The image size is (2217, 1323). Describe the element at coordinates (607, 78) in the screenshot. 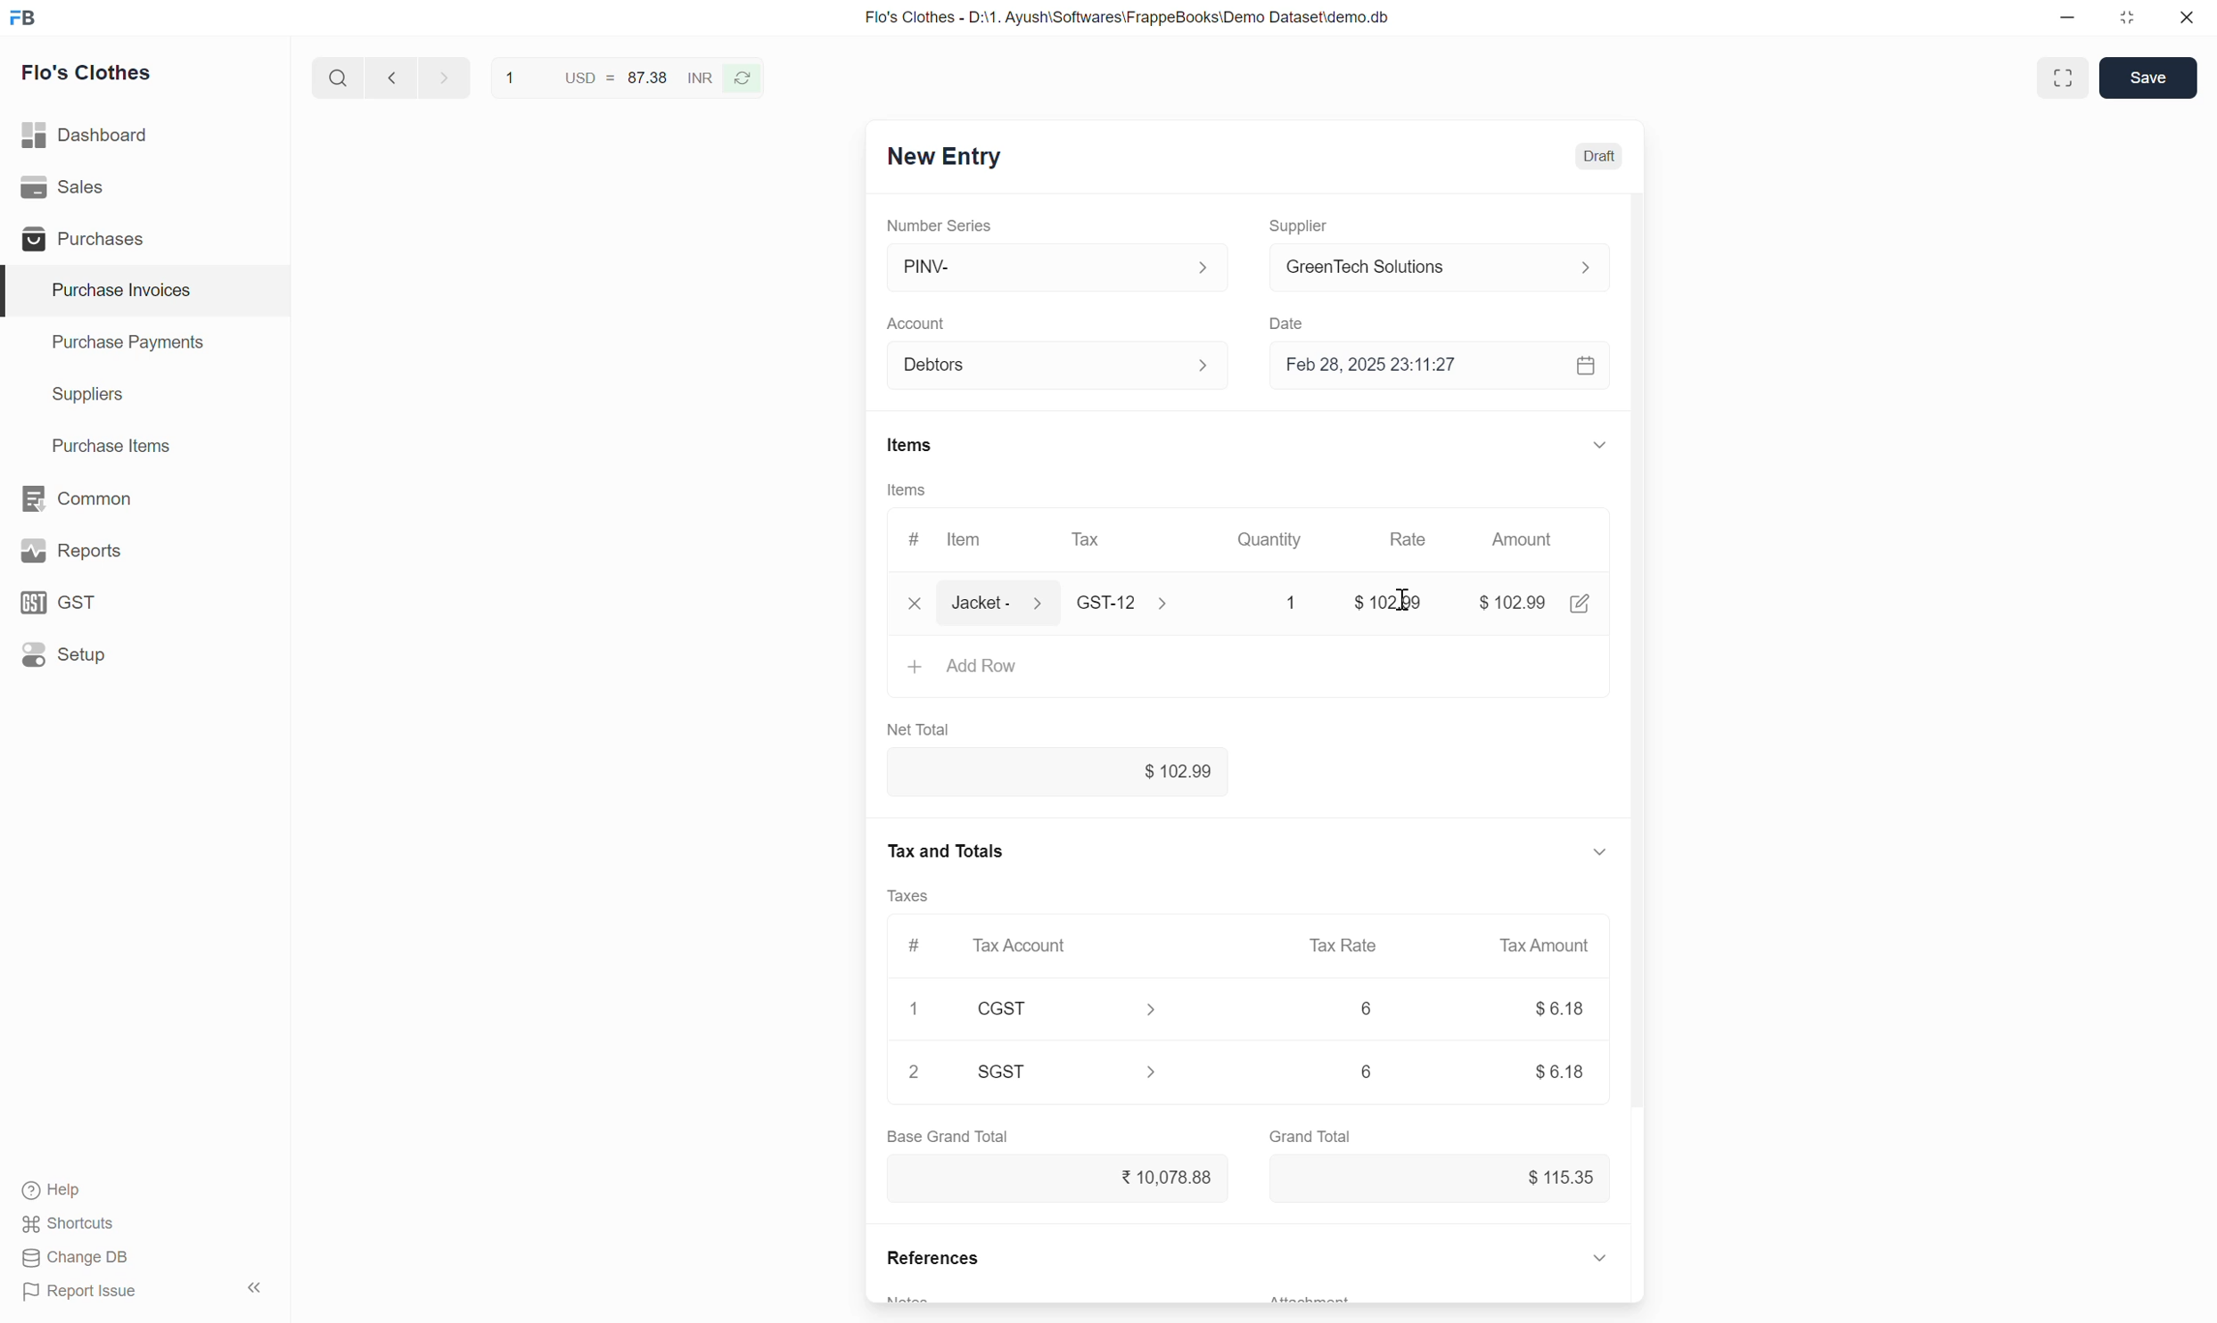

I see `1 USD = 87.38 INR` at that location.